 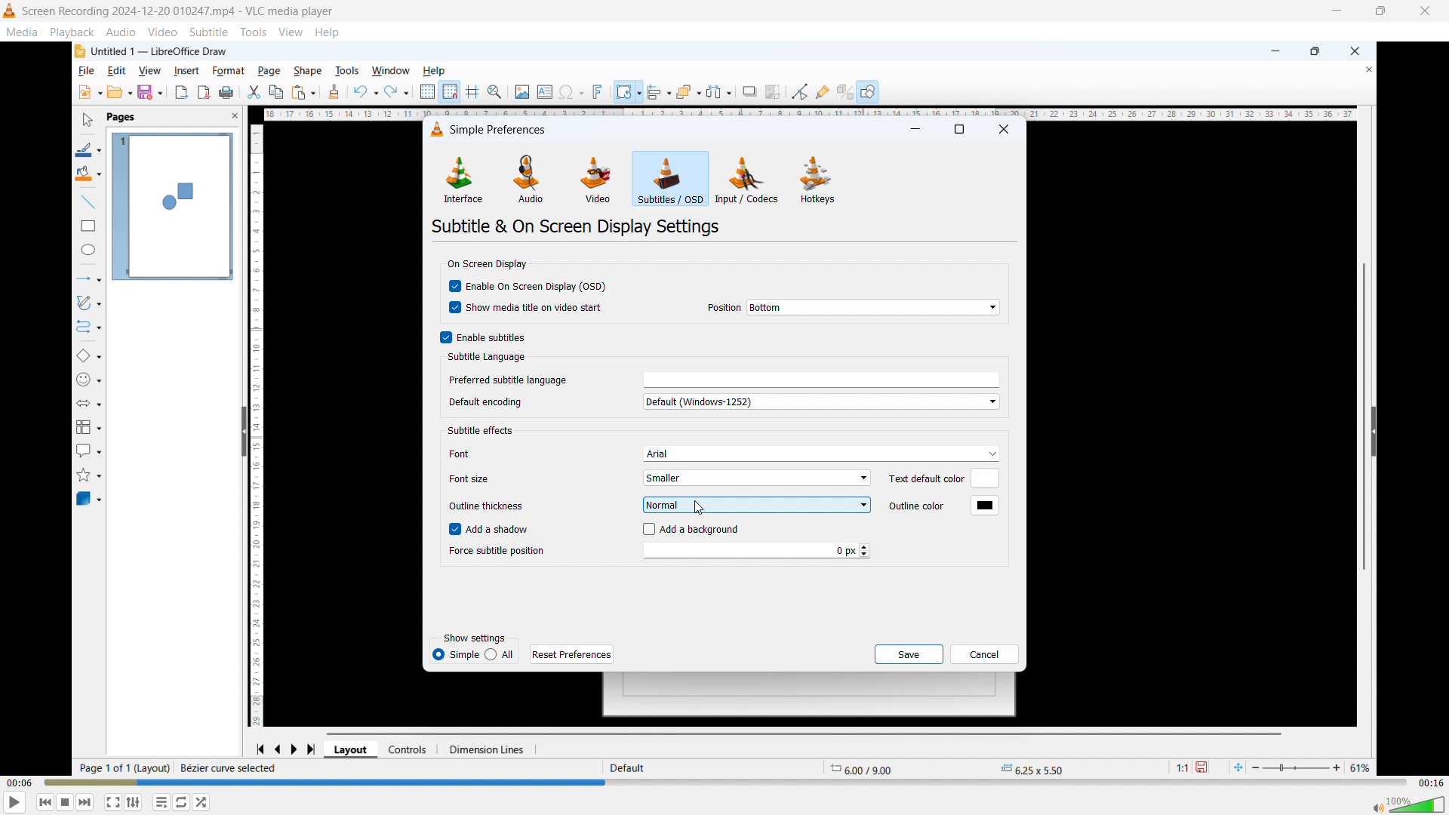 What do you see at coordinates (1425, 11) in the screenshot?
I see `close ` at bounding box center [1425, 11].